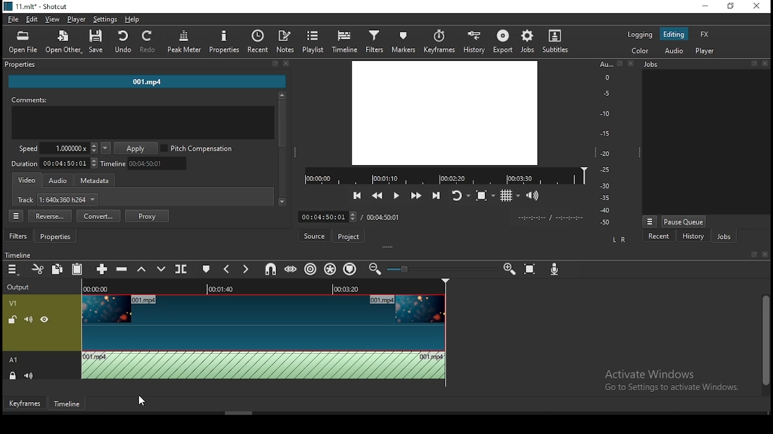 The image size is (773, 434). Describe the element at coordinates (265, 365) in the screenshot. I see `audio track` at that location.